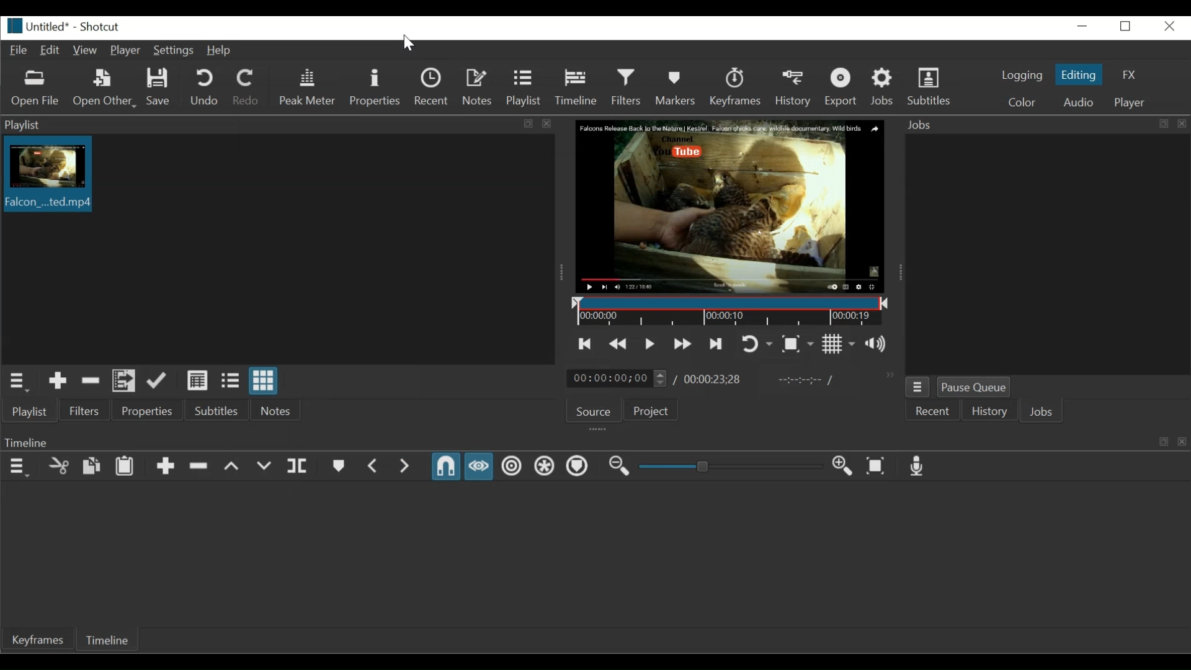 Image resolution: width=1191 pixels, height=670 pixels. What do you see at coordinates (262, 380) in the screenshot?
I see `View as icons` at bounding box center [262, 380].